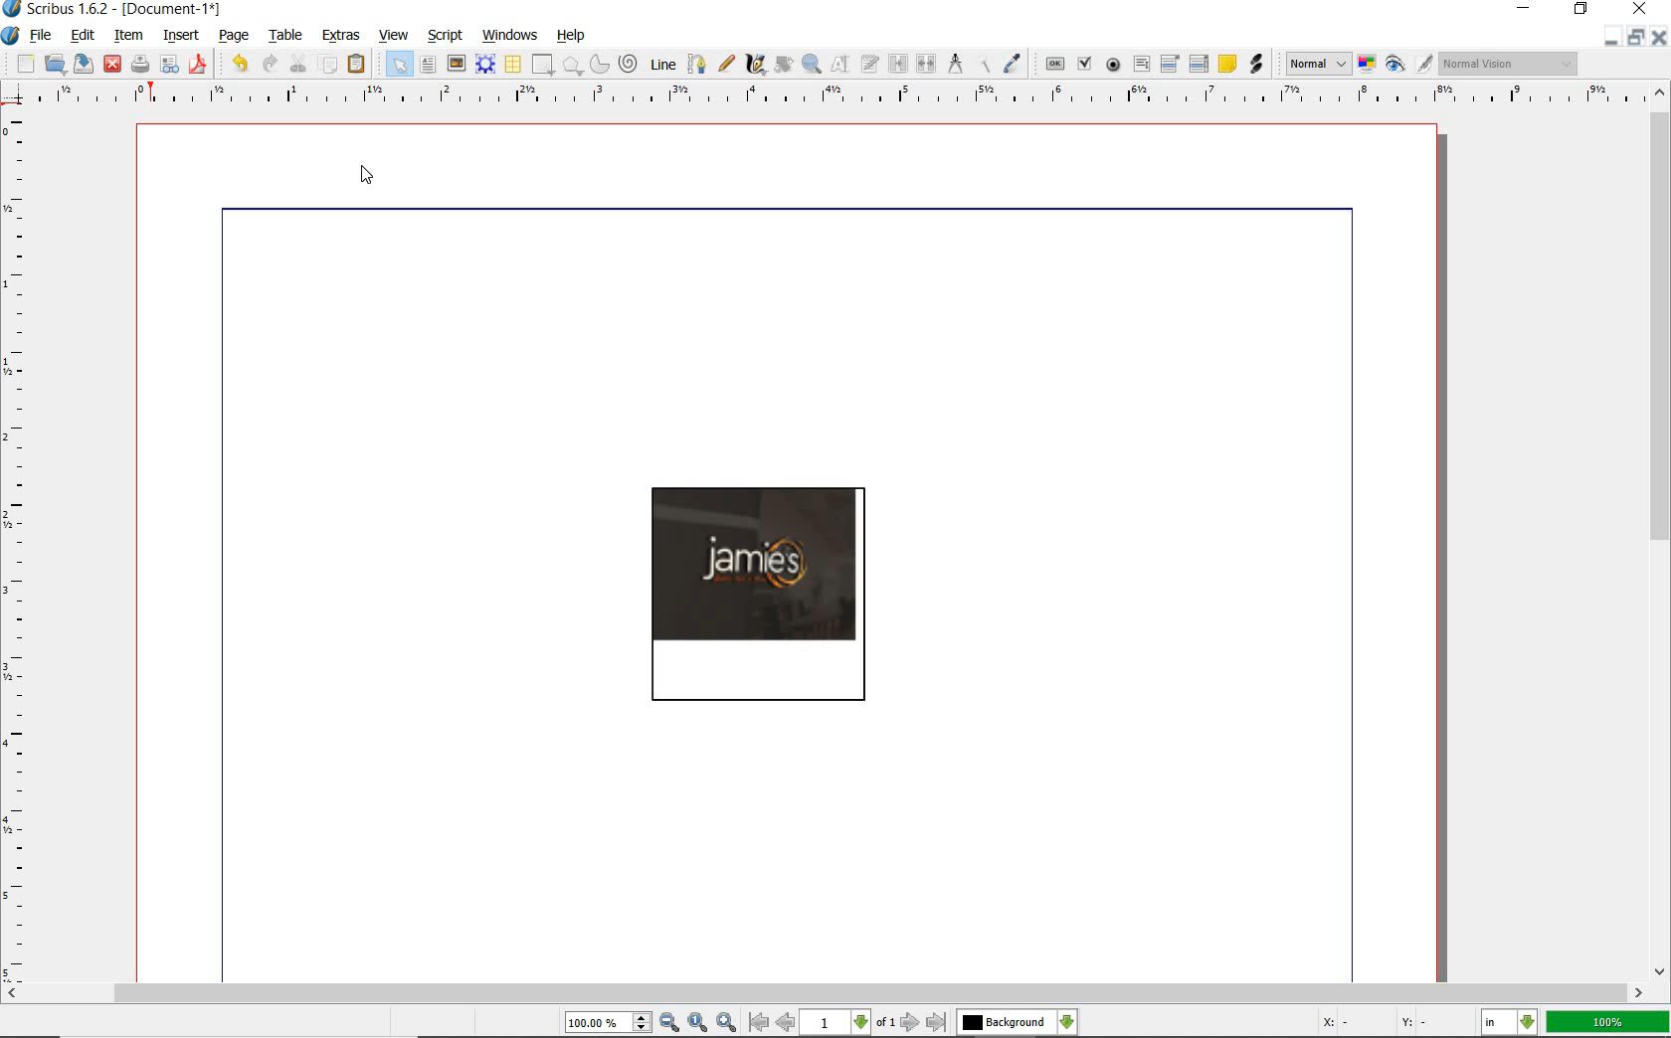 The height and width of the screenshot is (1038, 1671). Describe the element at coordinates (341, 35) in the screenshot. I see `extras` at that location.